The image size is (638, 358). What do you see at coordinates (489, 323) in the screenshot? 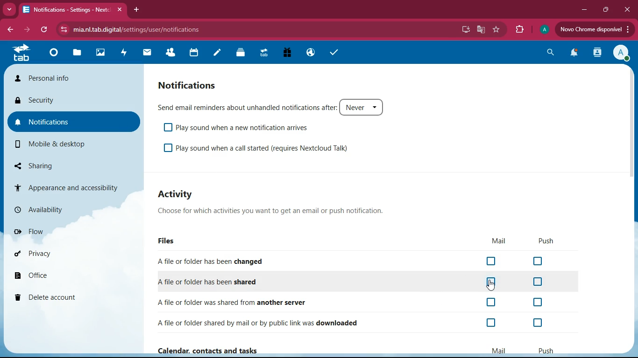
I see `off` at bounding box center [489, 323].